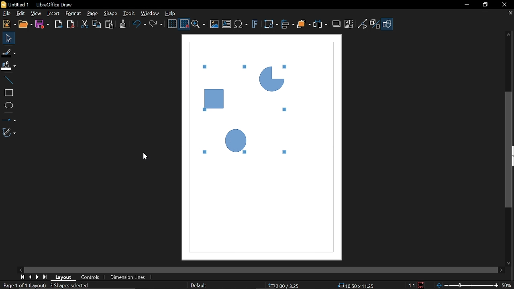 Image resolution: width=514 pixels, height=289 pixels. I want to click on Current window, so click(39, 4).